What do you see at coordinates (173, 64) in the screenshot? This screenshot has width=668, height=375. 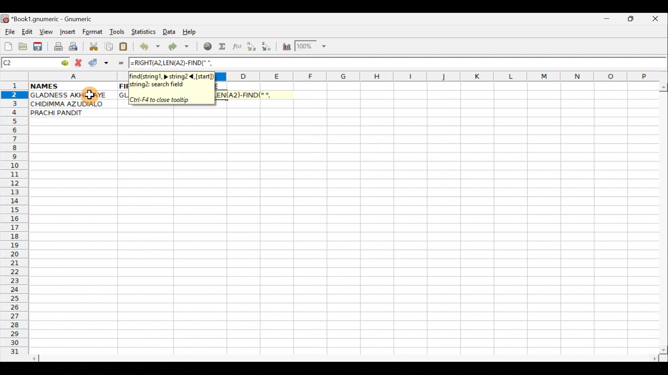 I see `=RIGHT(A2,LEN(A2)-FIND(" ",` at bounding box center [173, 64].